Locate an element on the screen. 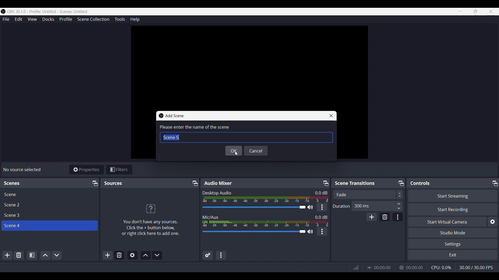  Move Source Up is located at coordinates (146, 255).